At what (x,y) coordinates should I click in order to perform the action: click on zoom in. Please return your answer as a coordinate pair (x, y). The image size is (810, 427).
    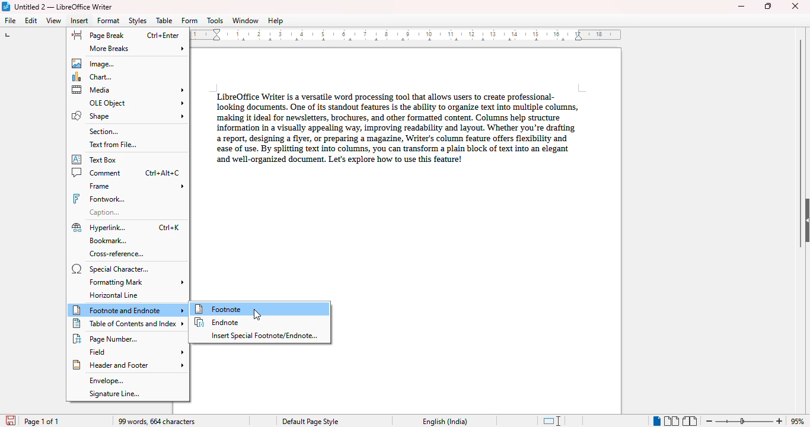
    Looking at the image, I should click on (780, 420).